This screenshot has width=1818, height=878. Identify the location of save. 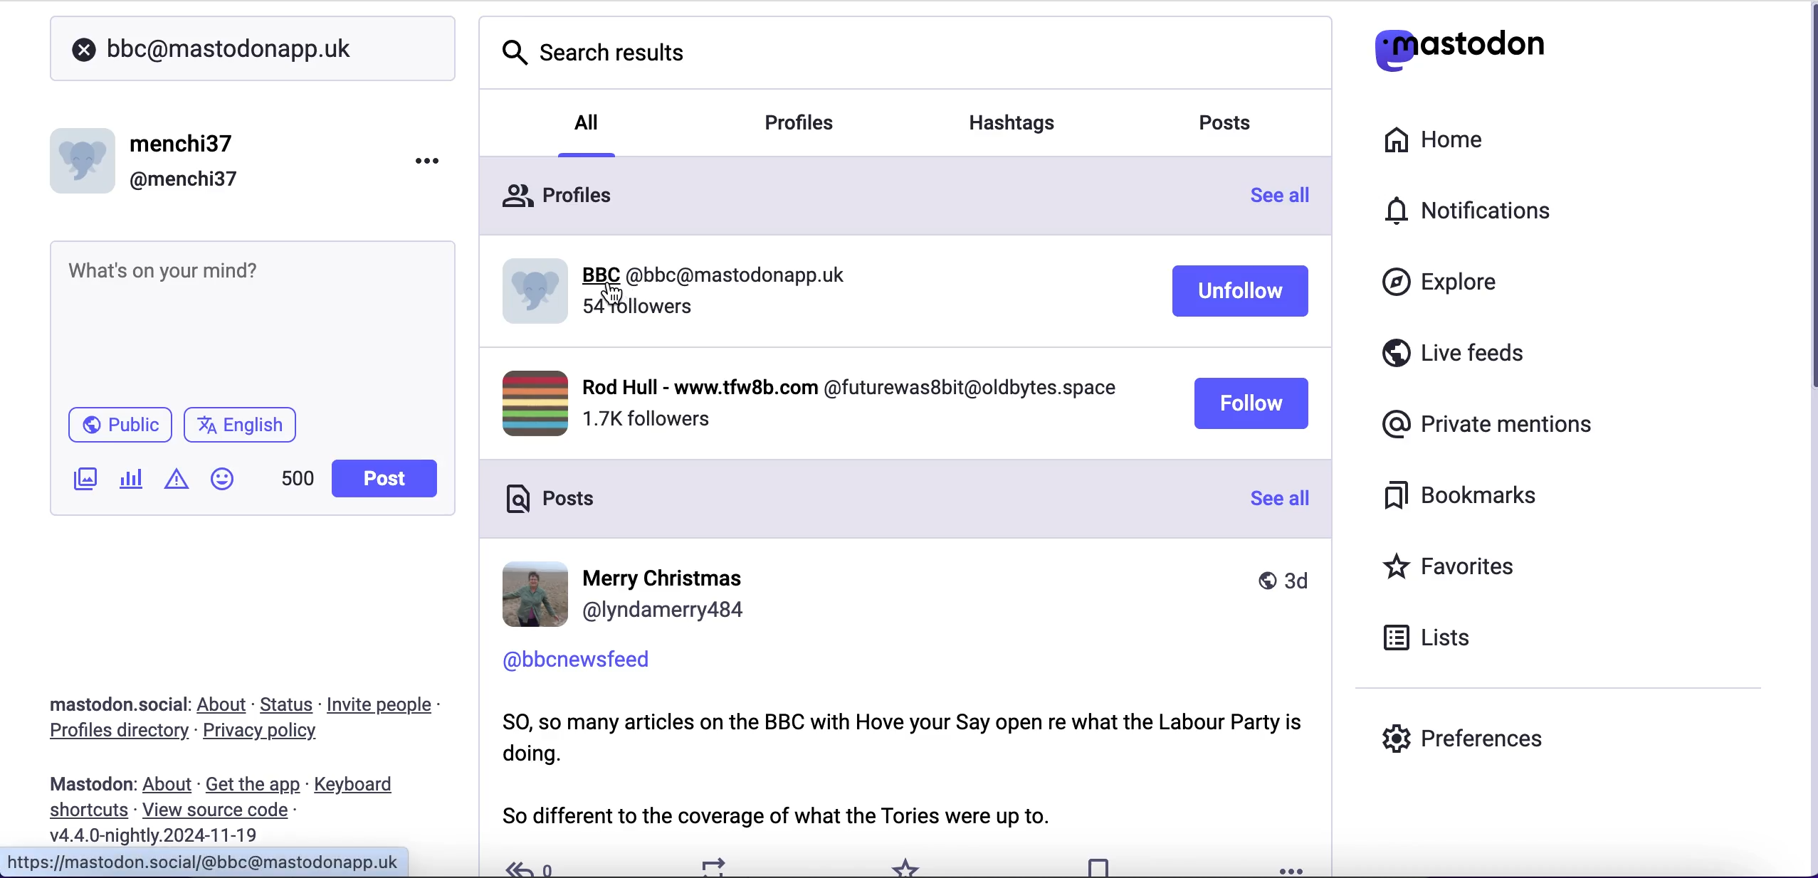
(1098, 865).